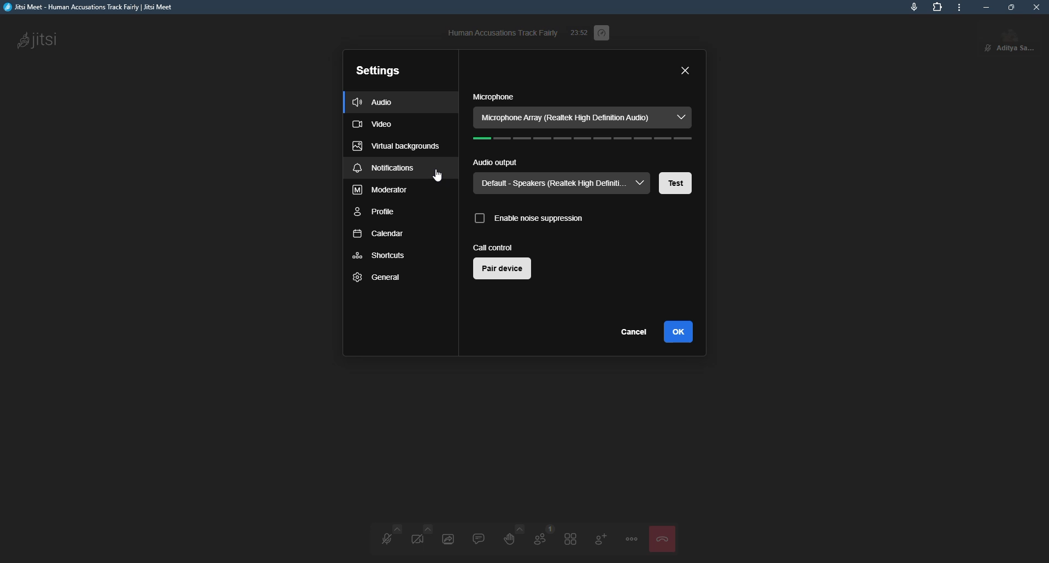  I want to click on jitsi, so click(38, 42).